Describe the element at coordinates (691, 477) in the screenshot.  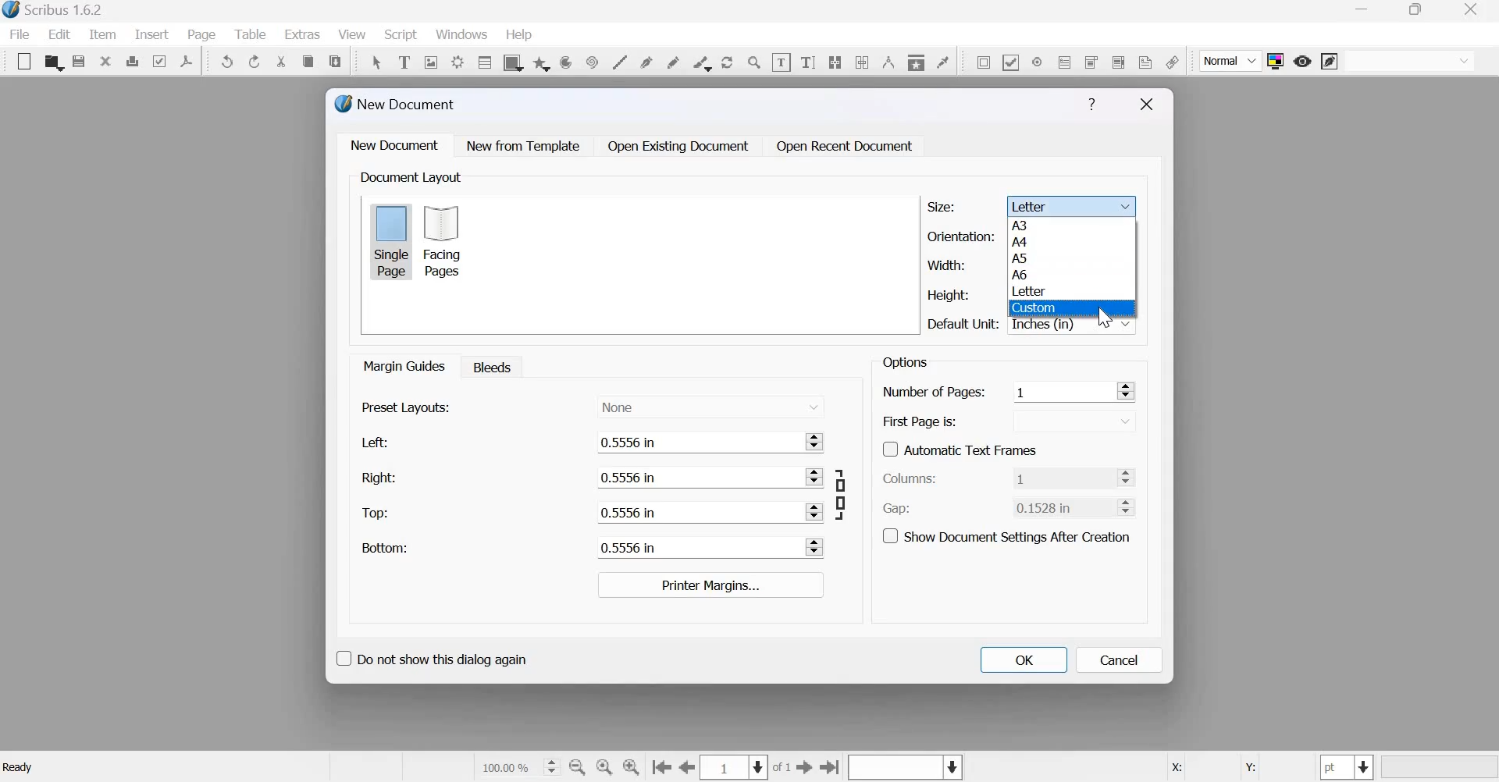
I see `0.5556 in` at that location.